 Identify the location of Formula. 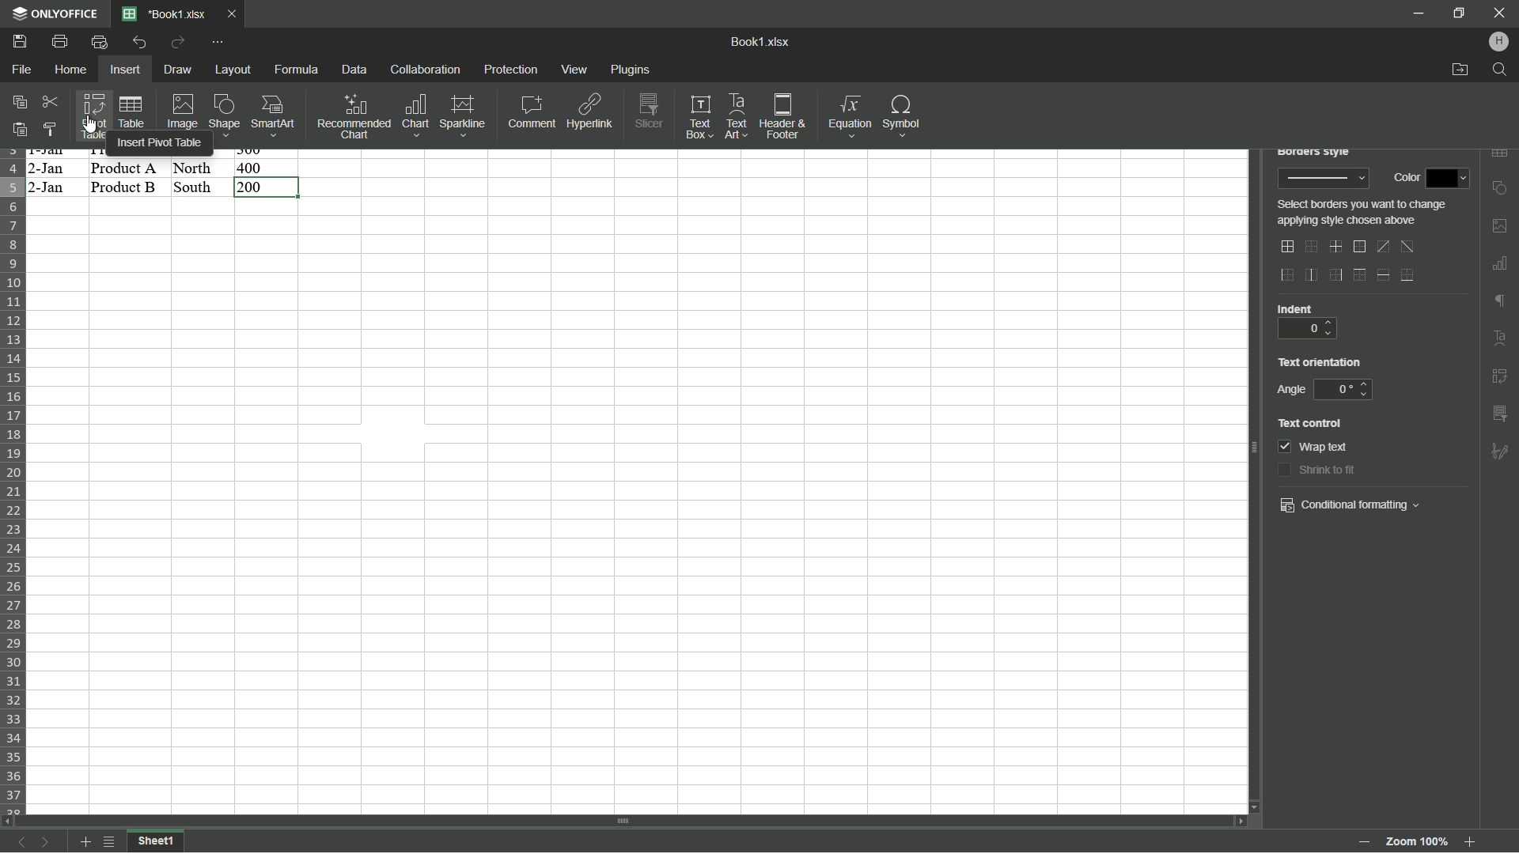
(295, 70).